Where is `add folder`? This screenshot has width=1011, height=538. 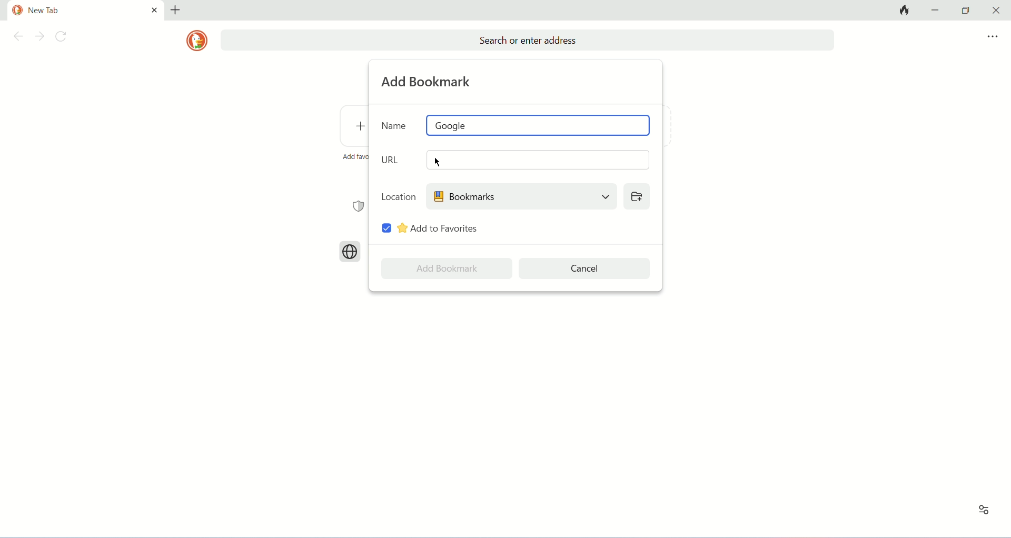 add folder is located at coordinates (636, 196).